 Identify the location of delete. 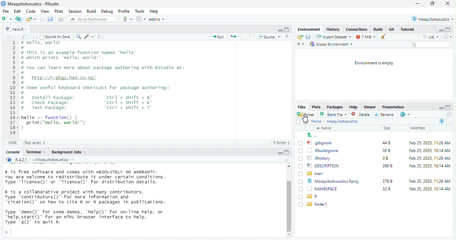
(362, 115).